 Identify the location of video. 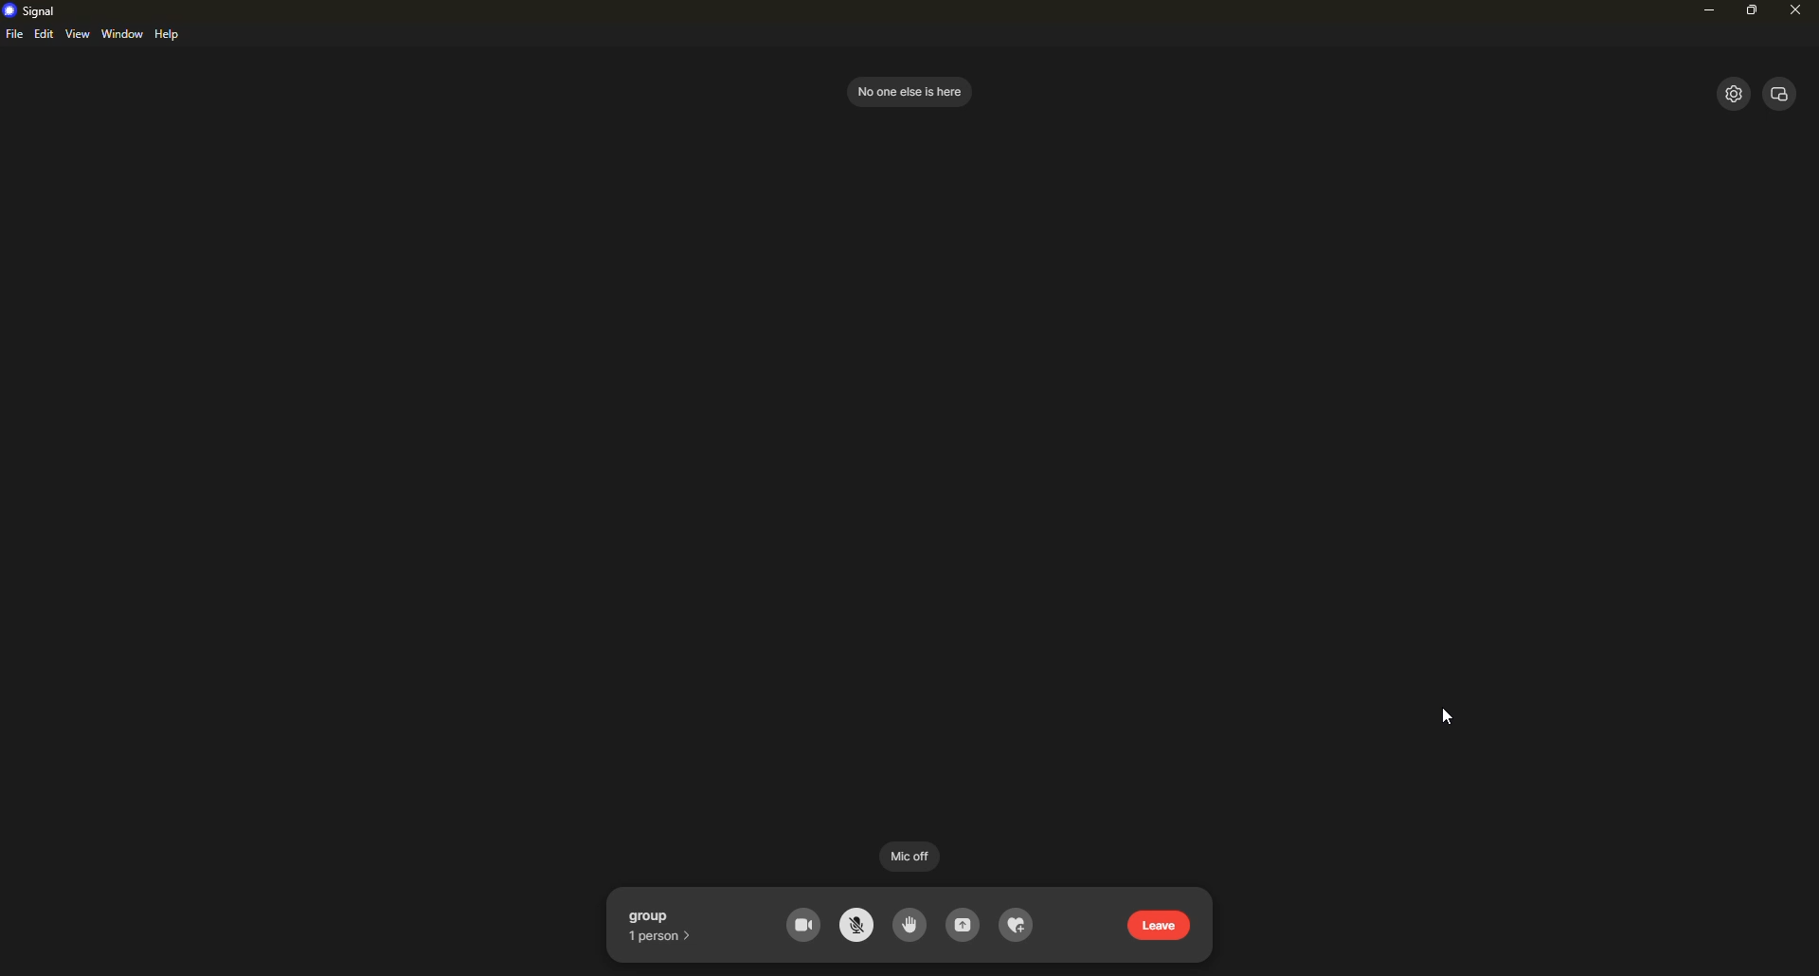
(804, 926).